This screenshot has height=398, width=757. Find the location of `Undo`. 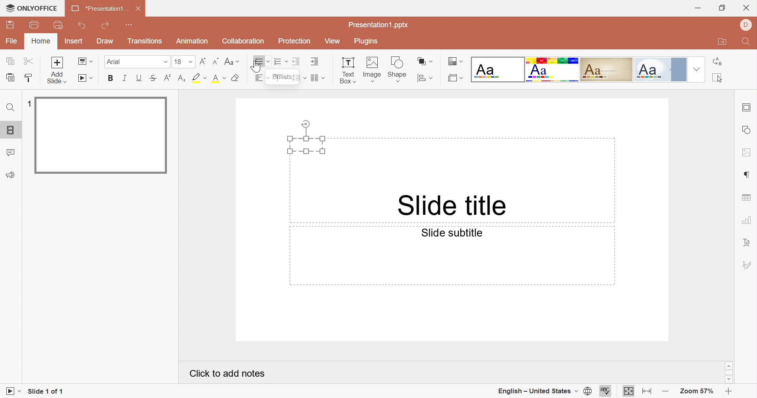

Undo is located at coordinates (82, 26).